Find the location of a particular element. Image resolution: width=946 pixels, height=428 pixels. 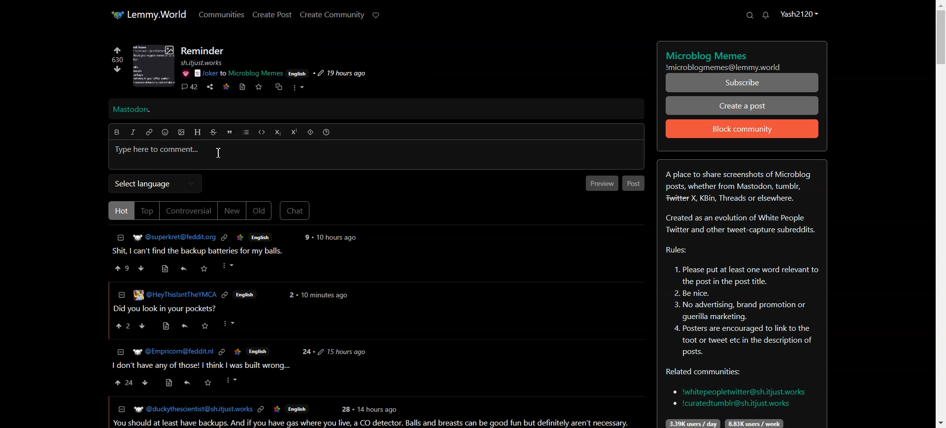

Strikethrough is located at coordinates (214, 132).